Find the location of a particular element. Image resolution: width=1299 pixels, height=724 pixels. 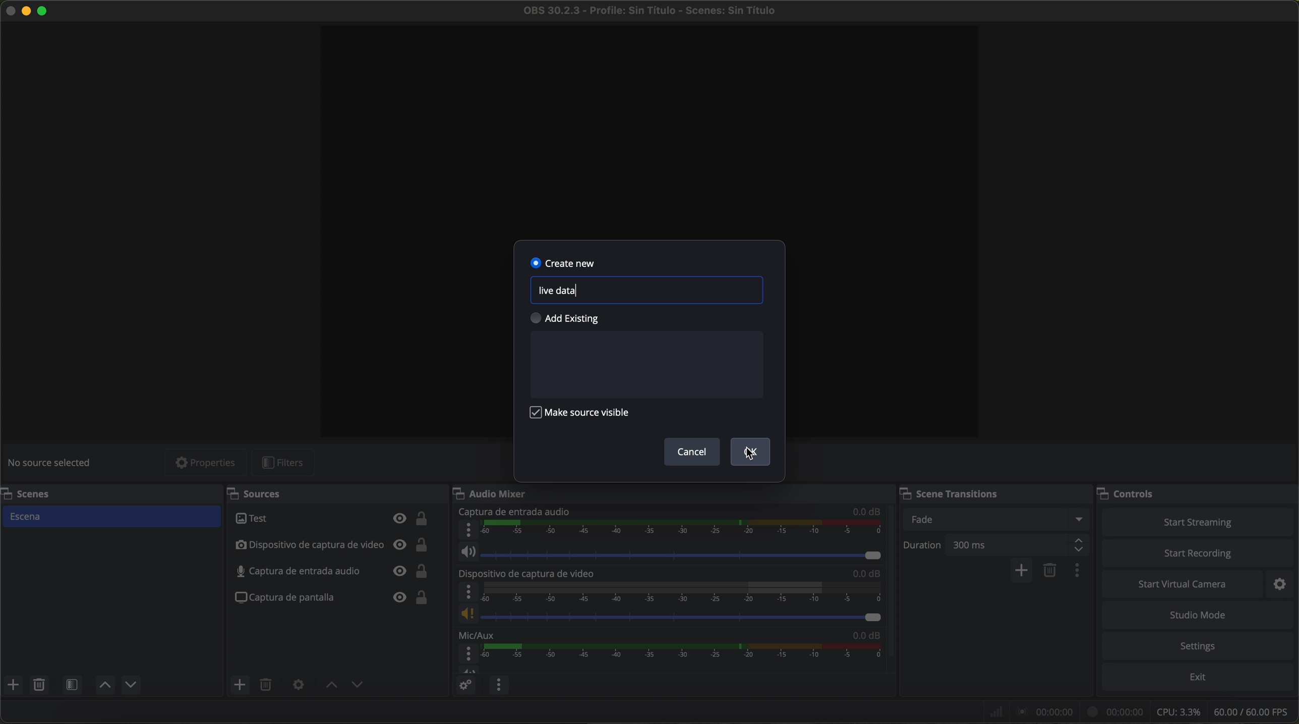

close program is located at coordinates (8, 12).